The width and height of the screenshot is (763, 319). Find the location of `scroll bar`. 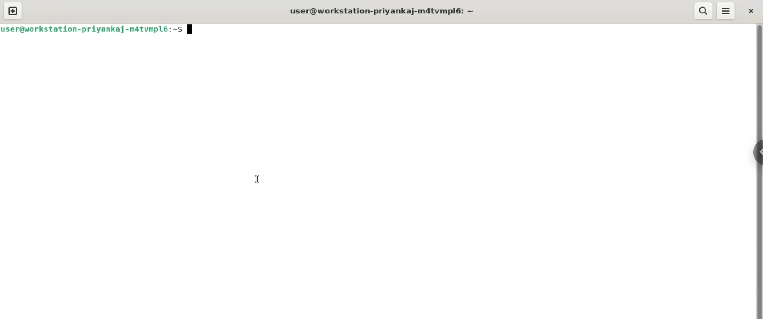

scroll bar is located at coordinates (758, 171).